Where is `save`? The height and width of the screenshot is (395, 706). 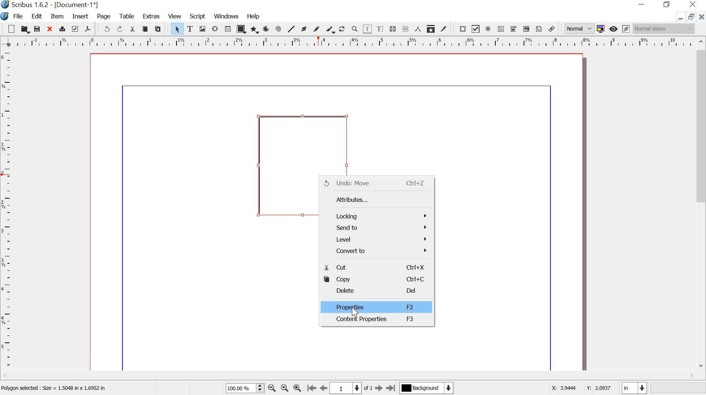
save is located at coordinates (38, 29).